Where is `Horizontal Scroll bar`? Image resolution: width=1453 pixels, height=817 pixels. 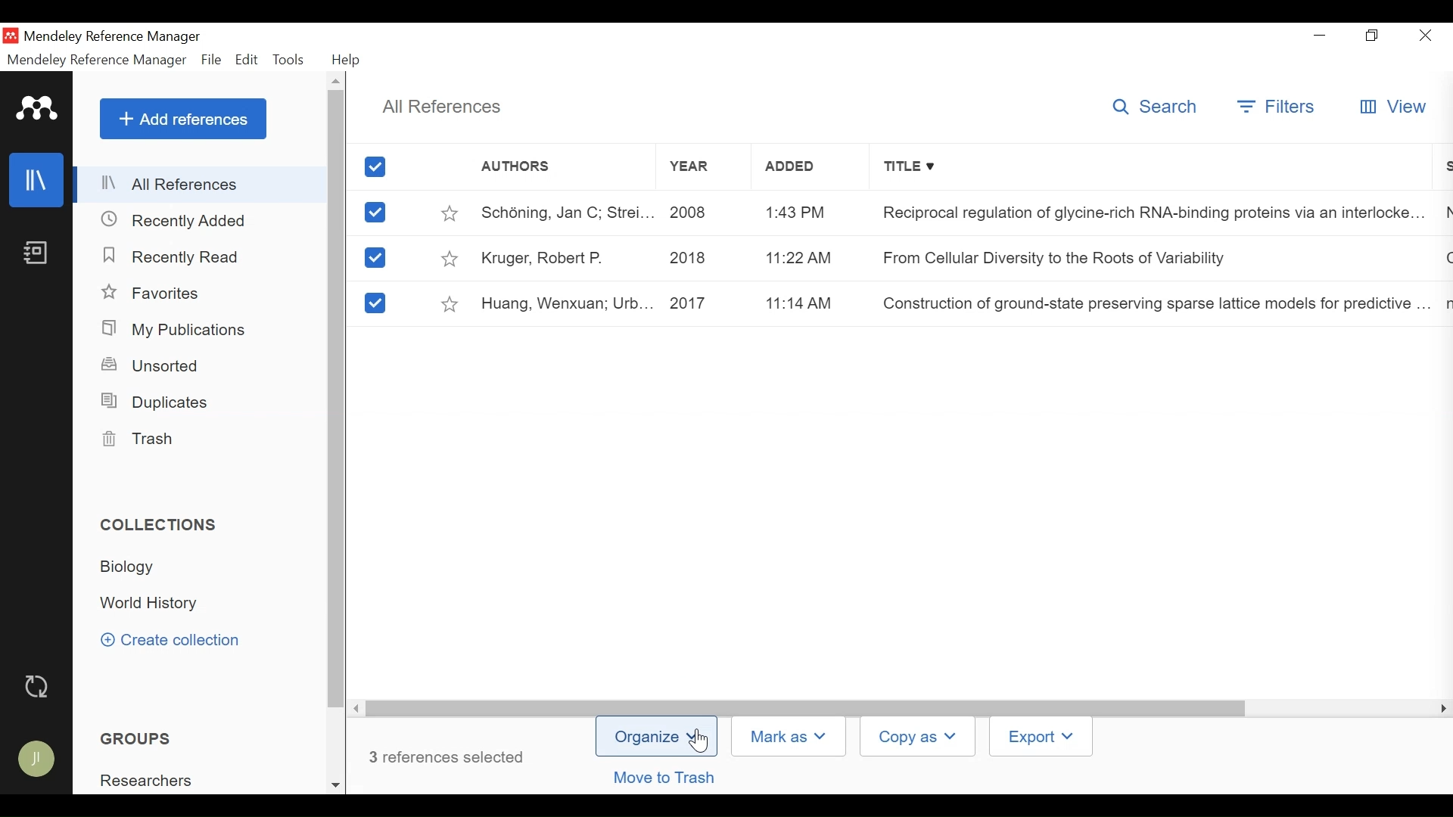 Horizontal Scroll bar is located at coordinates (806, 707).